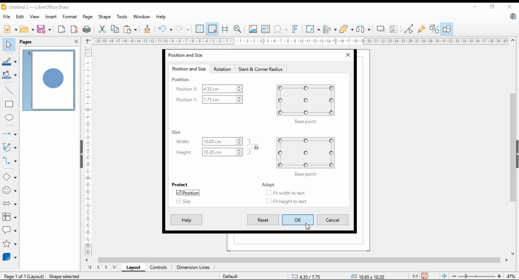  I want to click on page 1, so click(50, 81).